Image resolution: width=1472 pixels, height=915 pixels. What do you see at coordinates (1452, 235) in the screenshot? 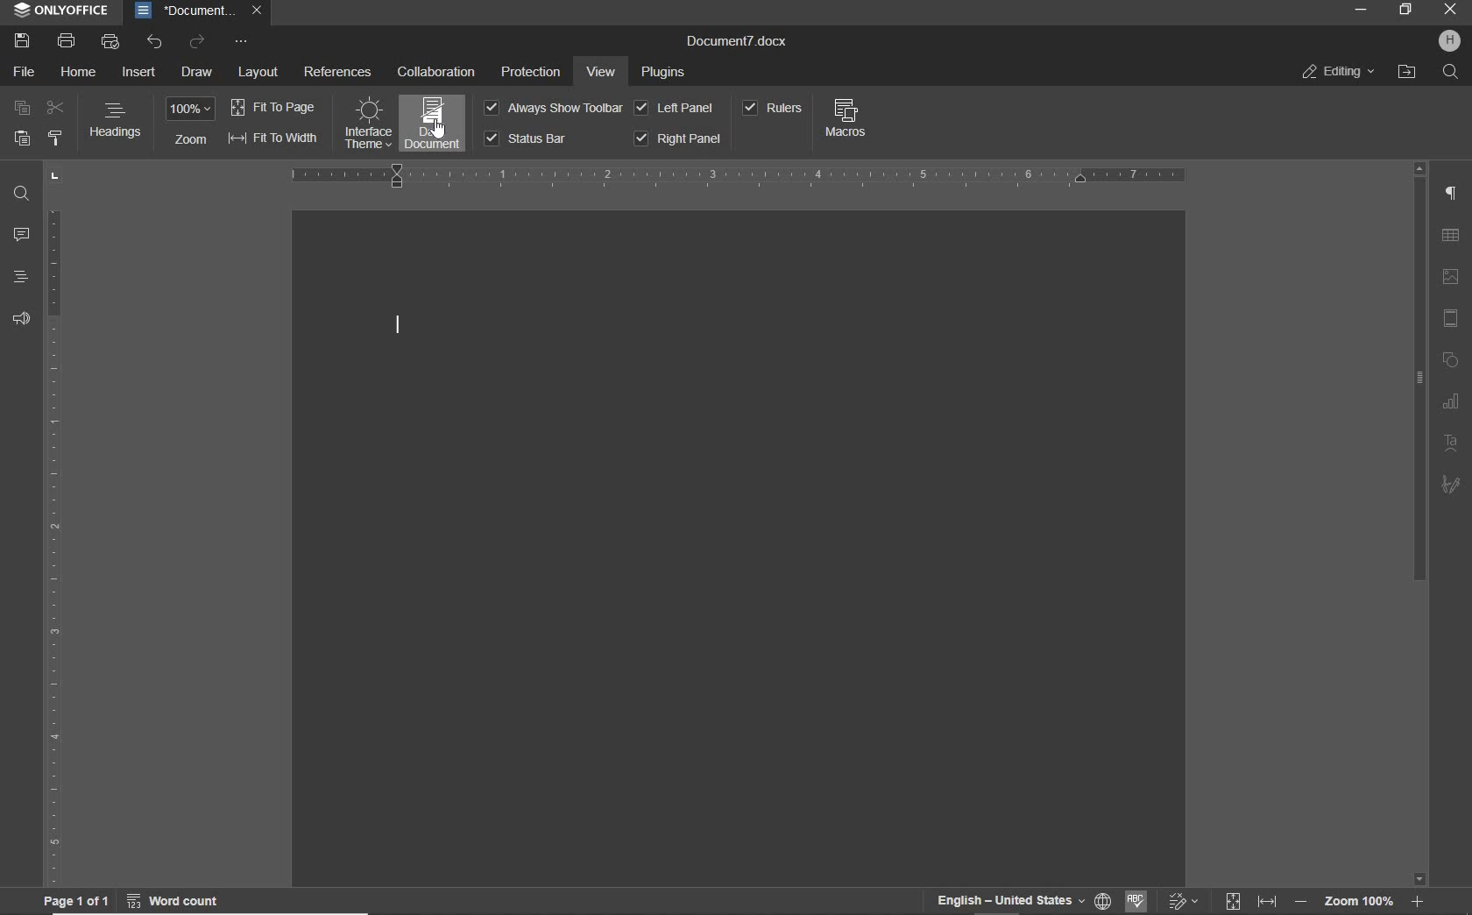
I see `TABLE` at bounding box center [1452, 235].